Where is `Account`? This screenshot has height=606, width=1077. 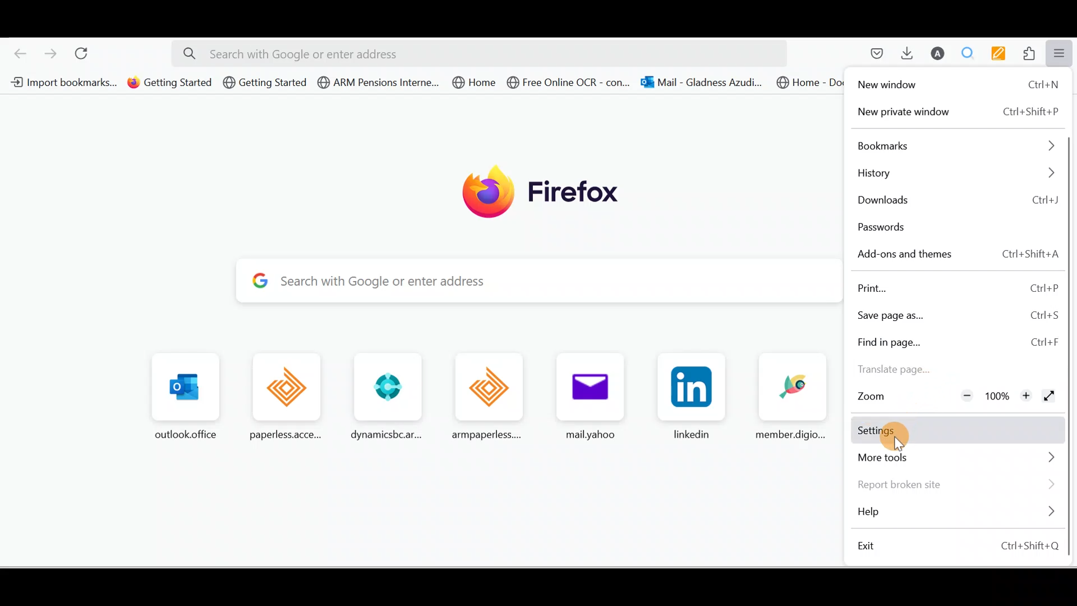 Account is located at coordinates (935, 53).